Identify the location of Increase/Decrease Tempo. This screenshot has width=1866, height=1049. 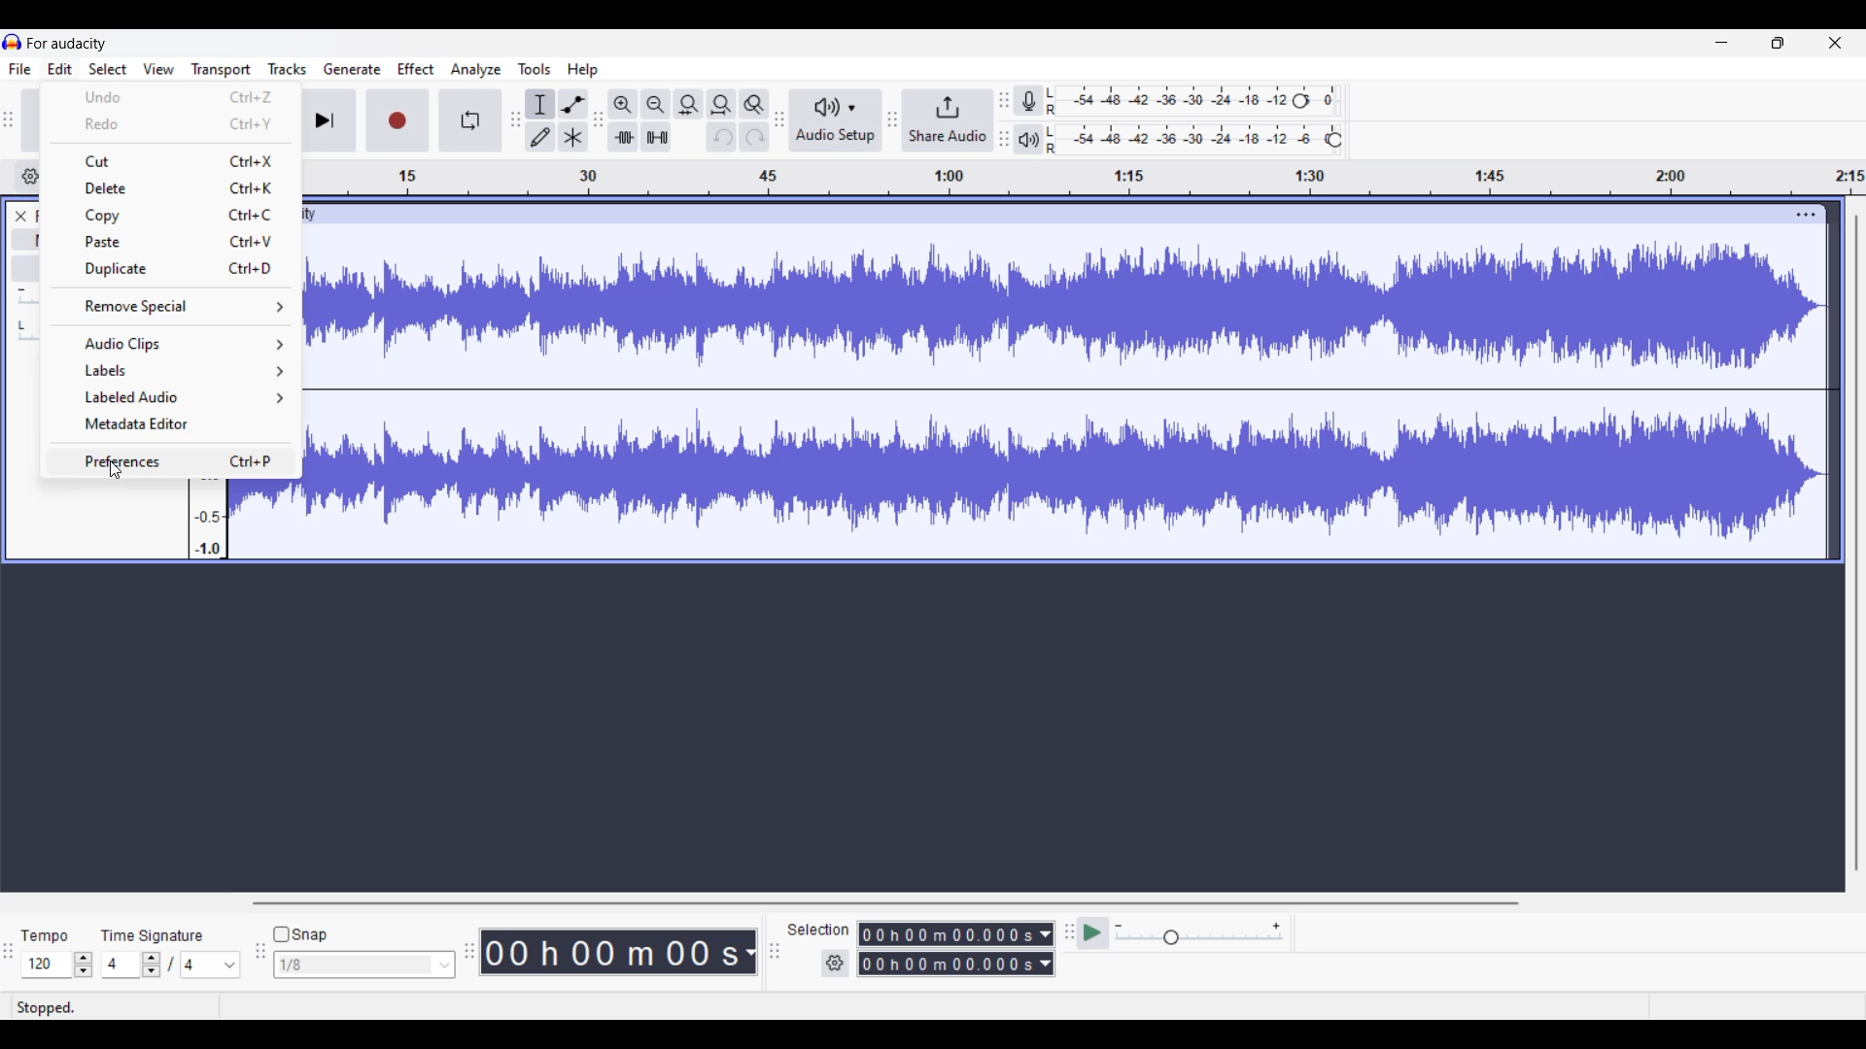
(83, 964).